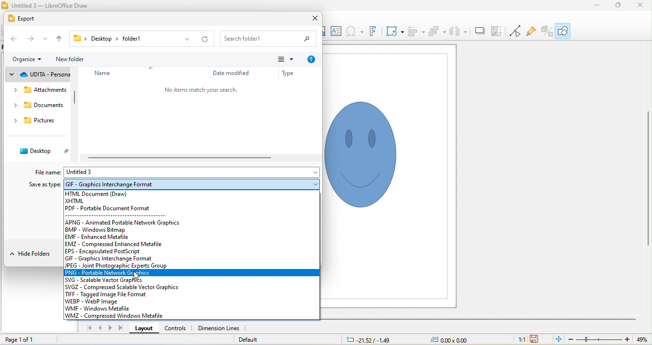 This screenshot has height=345, width=652. Describe the element at coordinates (479, 30) in the screenshot. I see `shadow` at that location.